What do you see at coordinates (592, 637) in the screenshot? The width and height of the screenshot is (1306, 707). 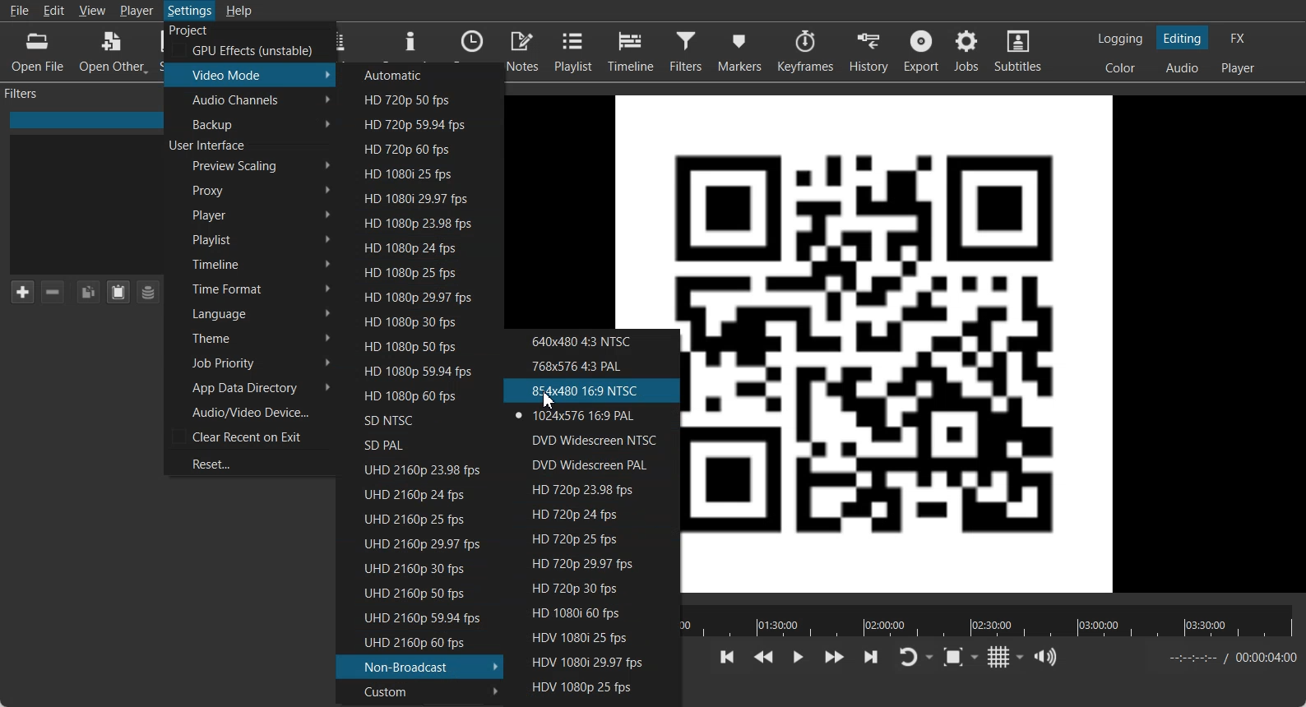 I see `HDV 1080i 25 fps` at bounding box center [592, 637].